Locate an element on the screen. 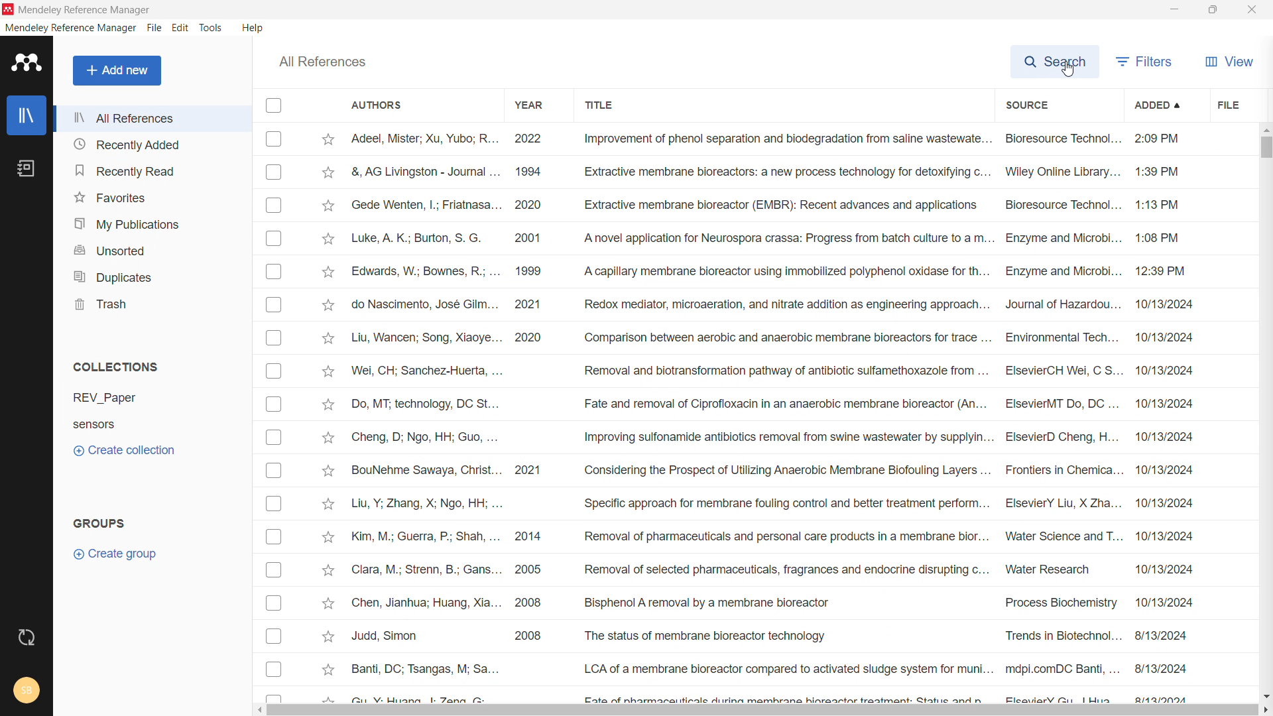 The width and height of the screenshot is (1273, 716). create collection is located at coordinates (154, 451).